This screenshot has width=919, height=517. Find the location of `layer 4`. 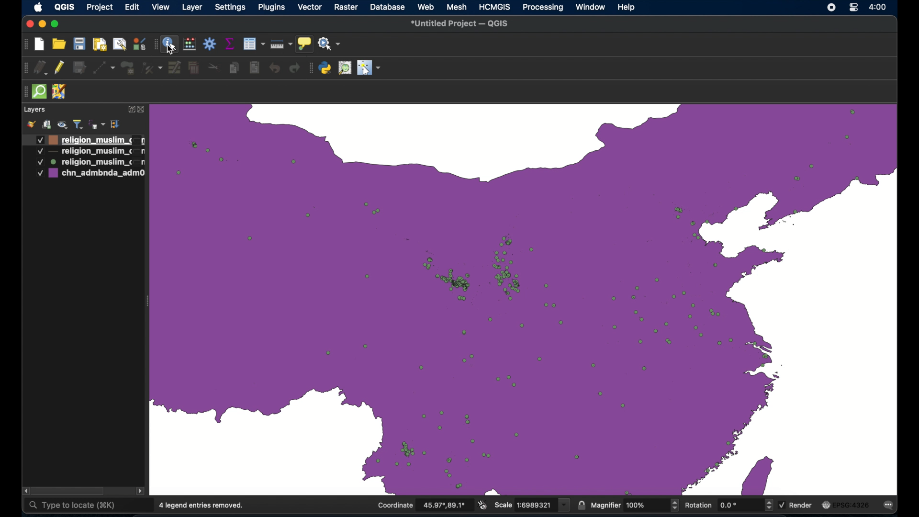

layer 4 is located at coordinates (90, 174).